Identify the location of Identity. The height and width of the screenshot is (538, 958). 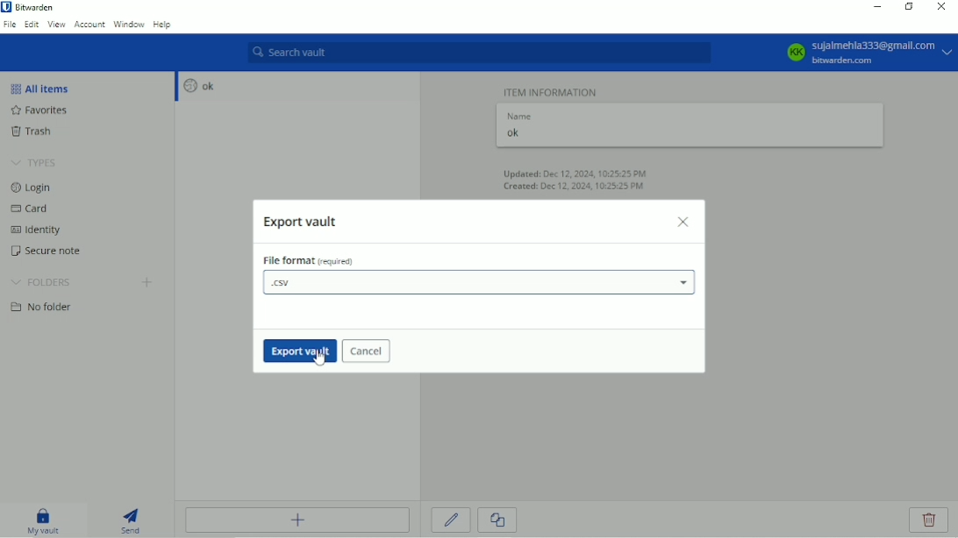
(41, 231).